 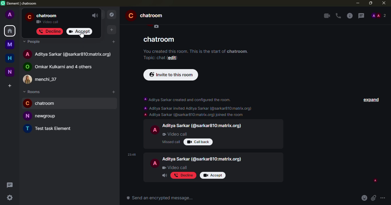 What do you see at coordinates (175, 134) in the screenshot?
I see `video call` at bounding box center [175, 134].